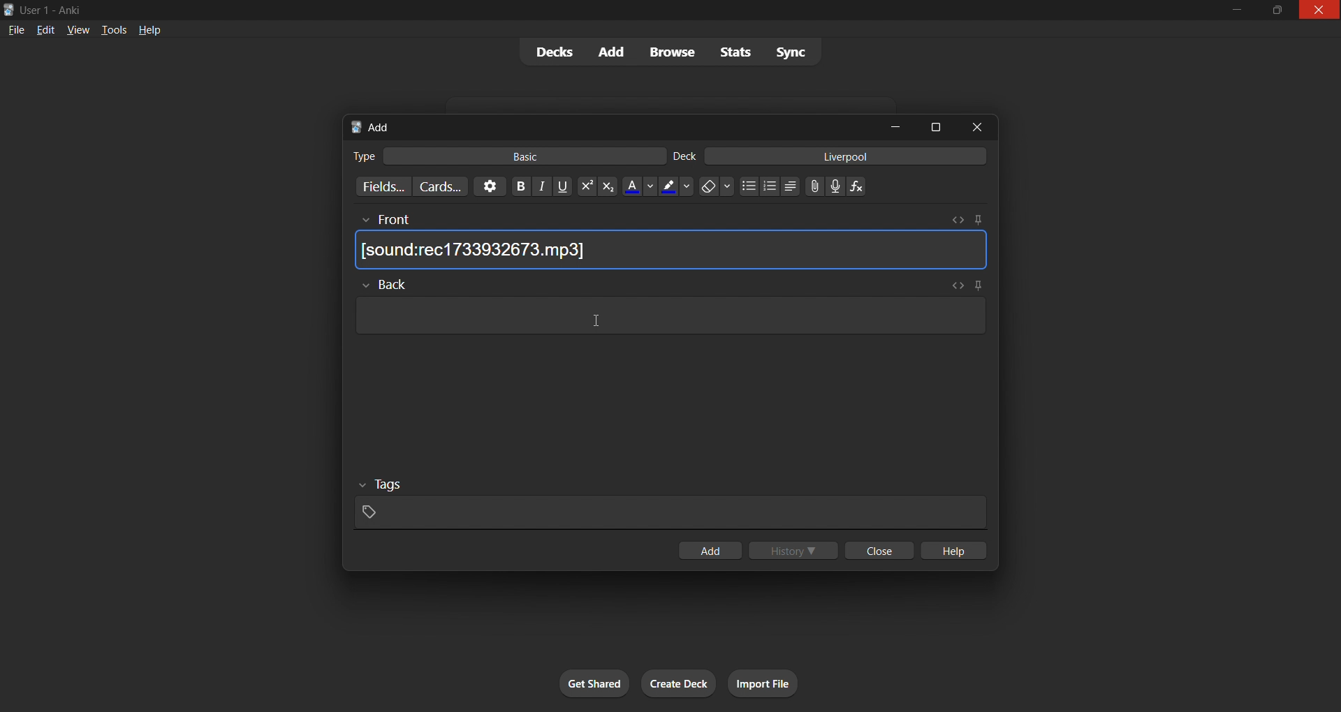  I want to click on card tags input, so click(667, 503).